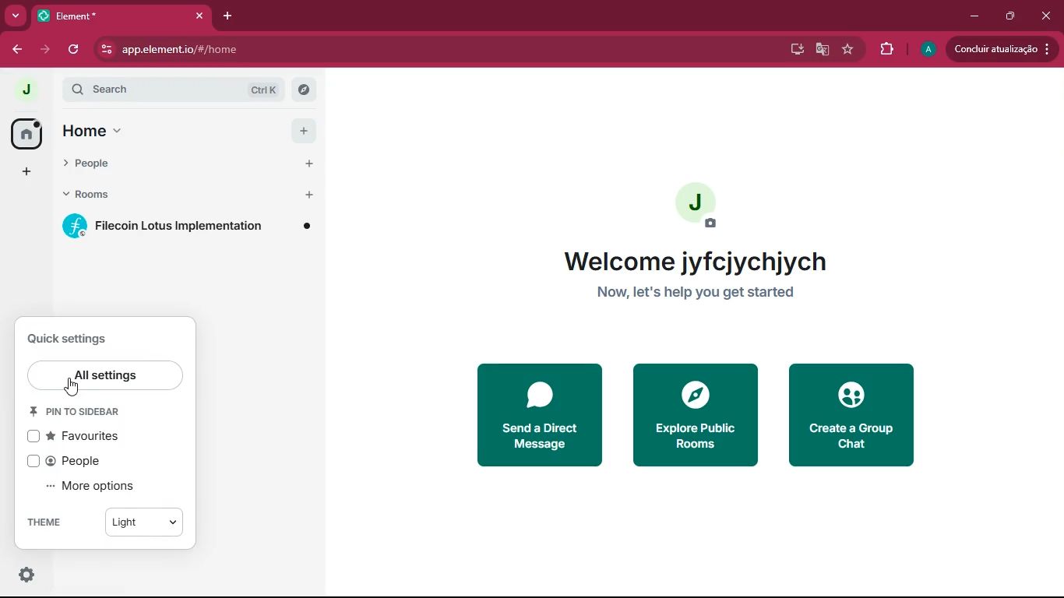 The image size is (1064, 598). Describe the element at coordinates (884, 50) in the screenshot. I see `extensions` at that location.